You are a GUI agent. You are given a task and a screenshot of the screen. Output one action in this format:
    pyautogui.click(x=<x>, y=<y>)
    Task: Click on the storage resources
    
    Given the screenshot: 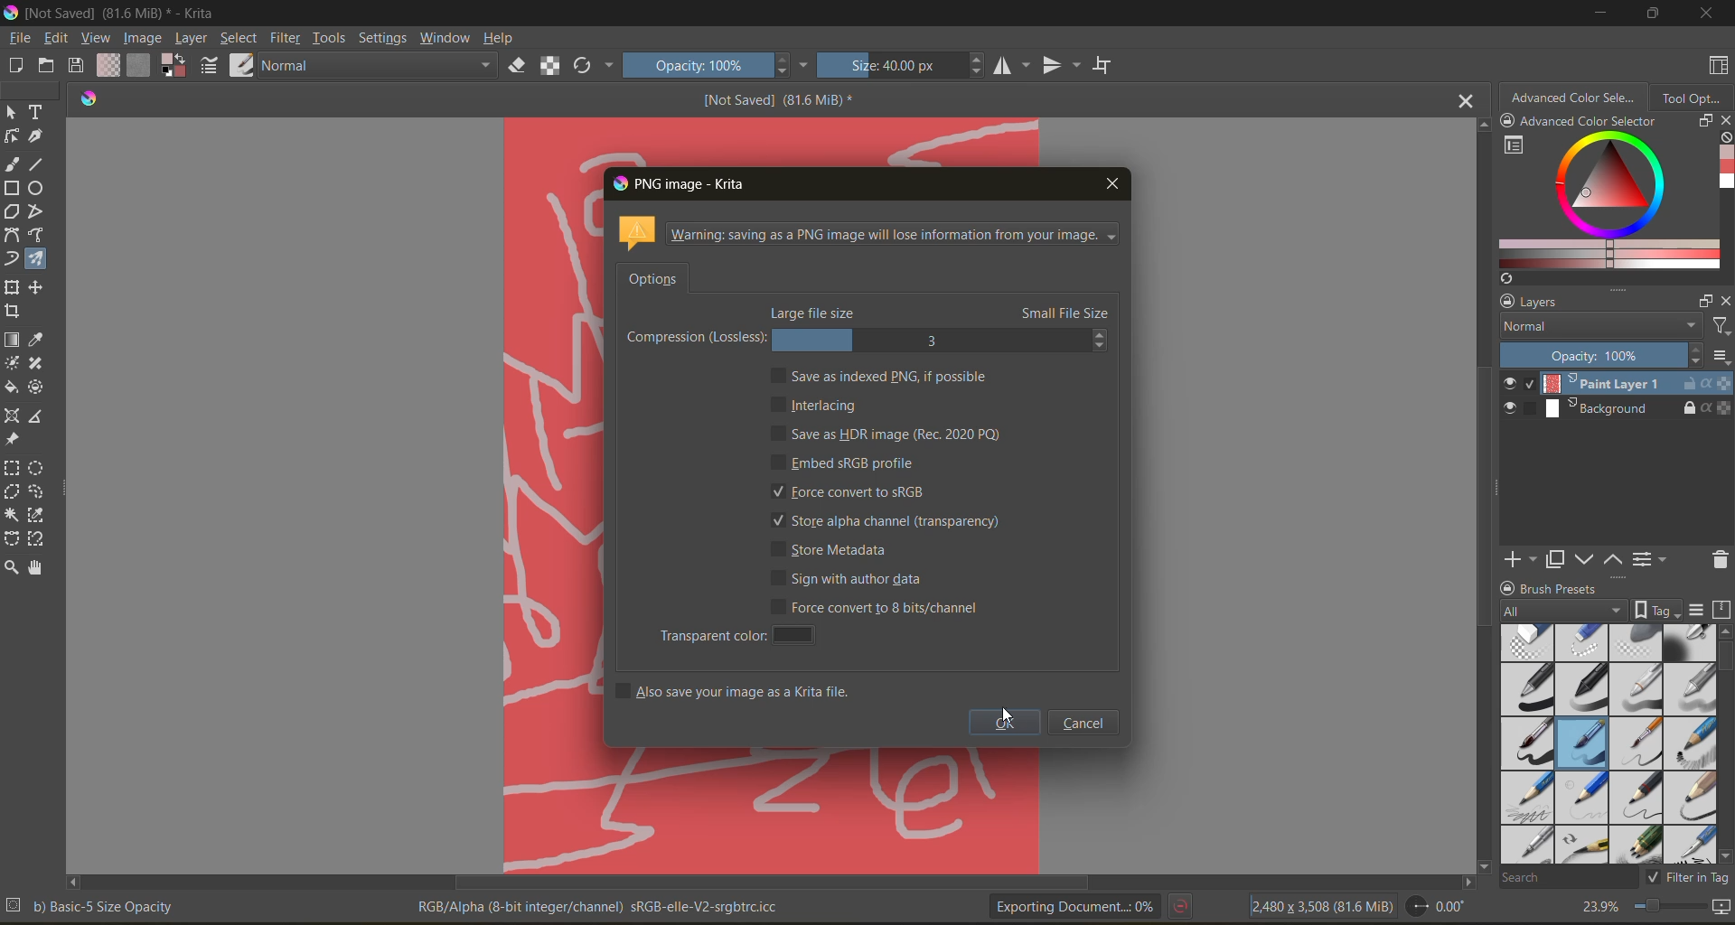 What is the action you would take?
    pyautogui.click(x=1724, y=611)
    